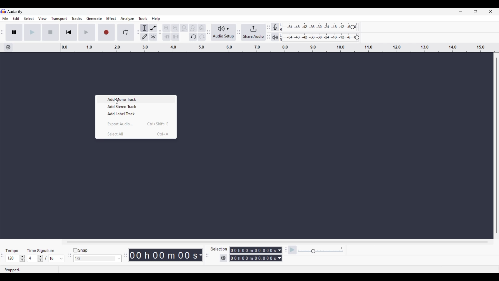  I want to click on Metrics to calculate recording, so click(201, 255).